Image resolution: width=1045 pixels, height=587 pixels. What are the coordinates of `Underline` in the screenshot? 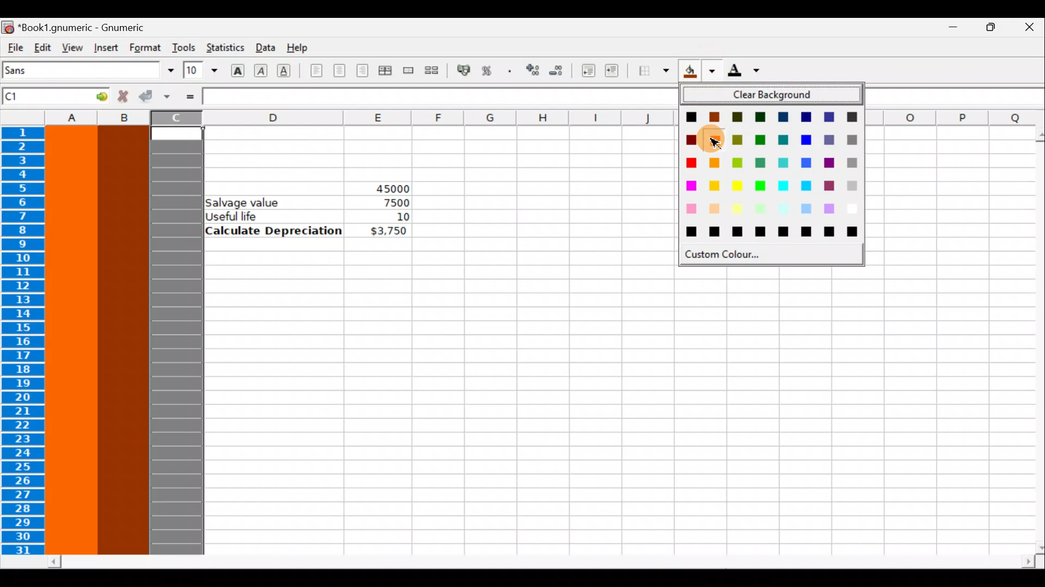 It's located at (288, 71).